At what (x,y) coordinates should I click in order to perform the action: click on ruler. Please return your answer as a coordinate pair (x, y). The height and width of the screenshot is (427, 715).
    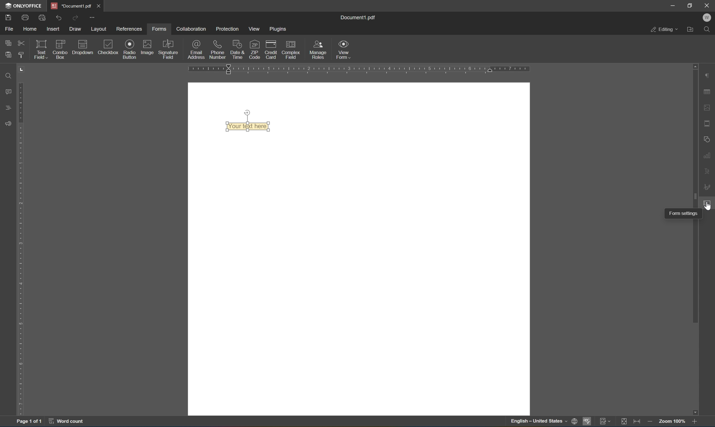
    Looking at the image, I should click on (358, 68).